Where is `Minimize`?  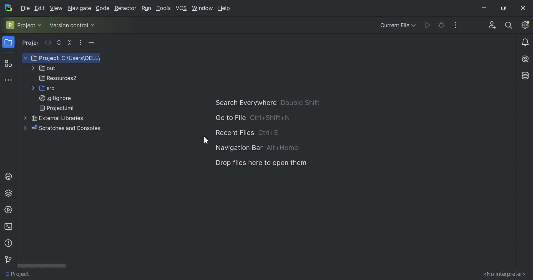 Minimize is located at coordinates (483, 7).